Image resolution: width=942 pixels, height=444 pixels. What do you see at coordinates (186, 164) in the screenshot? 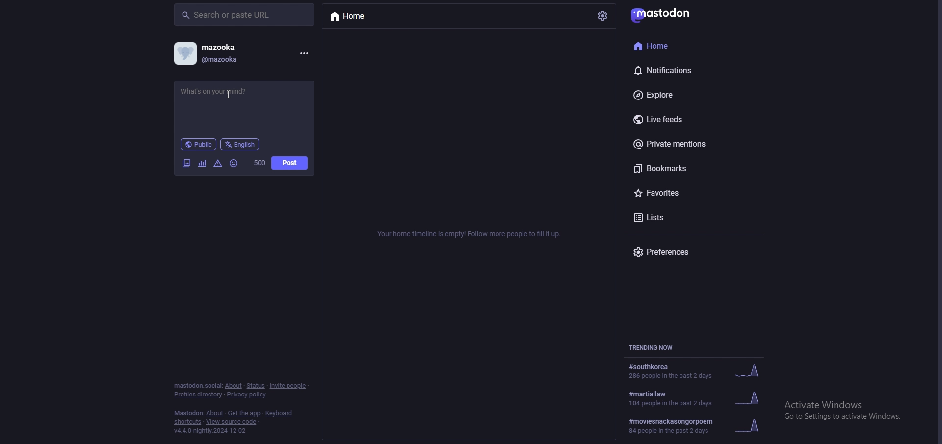
I see `images` at bounding box center [186, 164].